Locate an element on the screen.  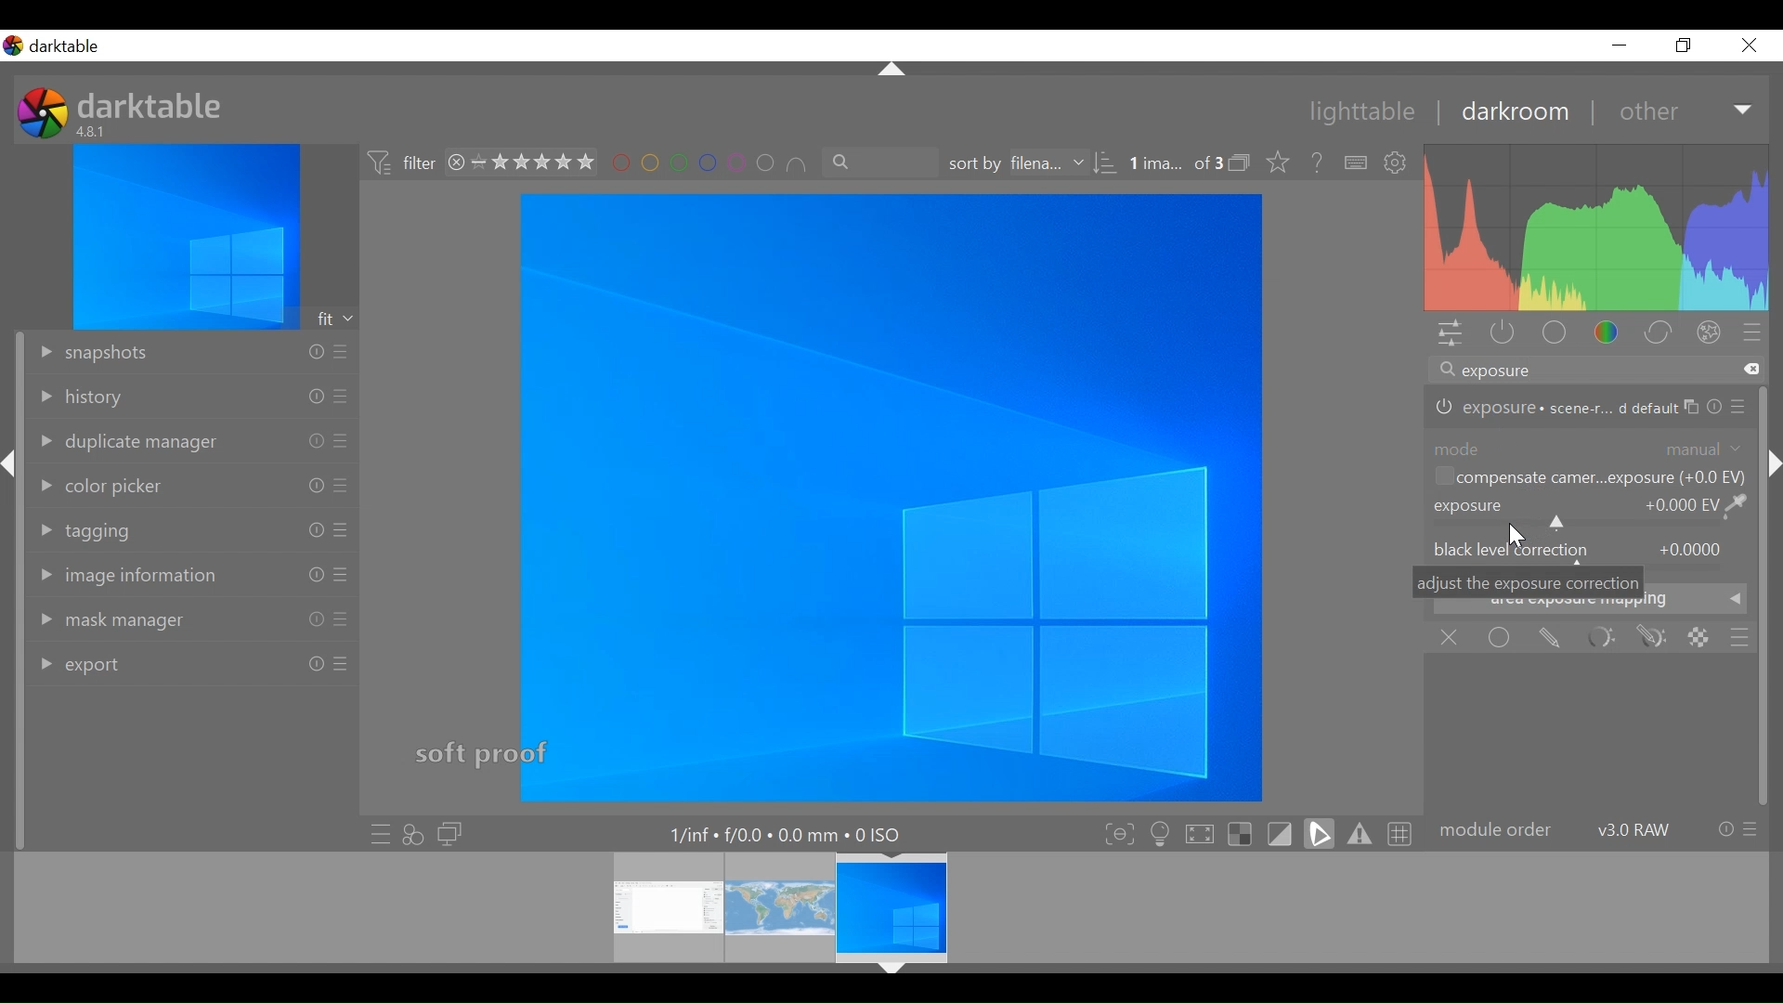
presets is located at coordinates (1751, 829).